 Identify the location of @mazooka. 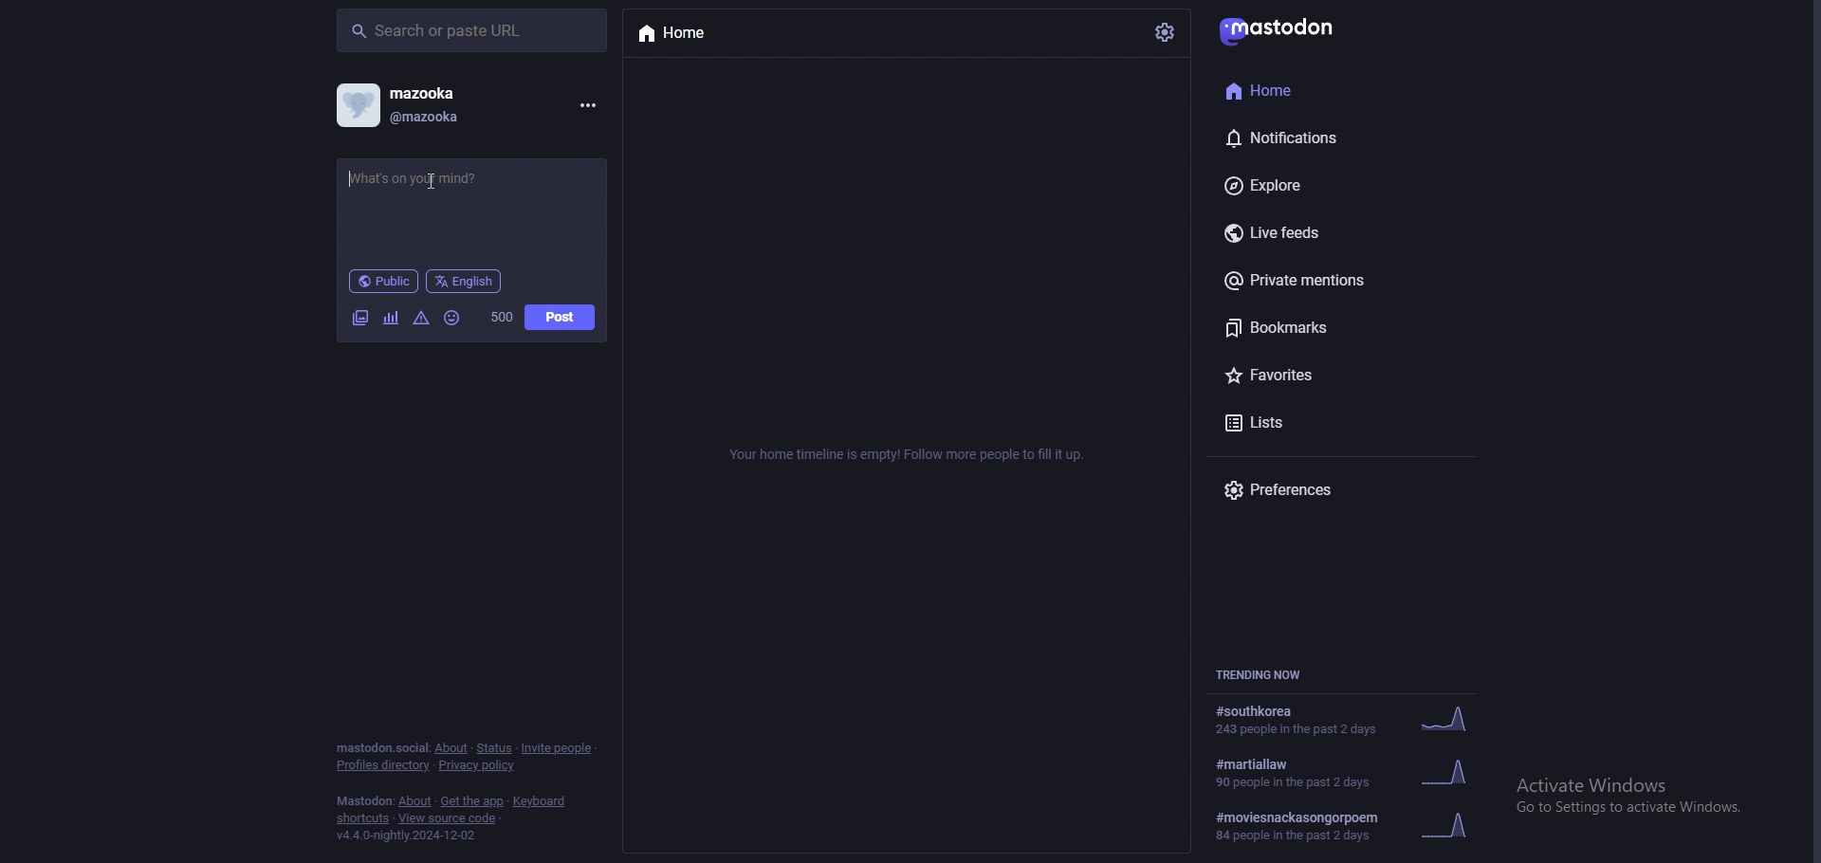
(456, 119).